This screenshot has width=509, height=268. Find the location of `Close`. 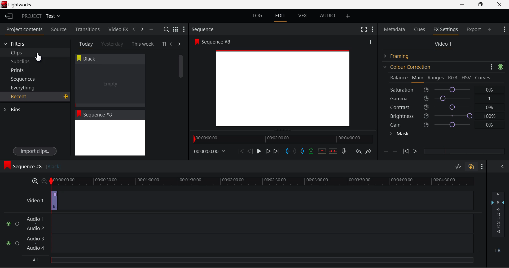

Close is located at coordinates (501, 5).